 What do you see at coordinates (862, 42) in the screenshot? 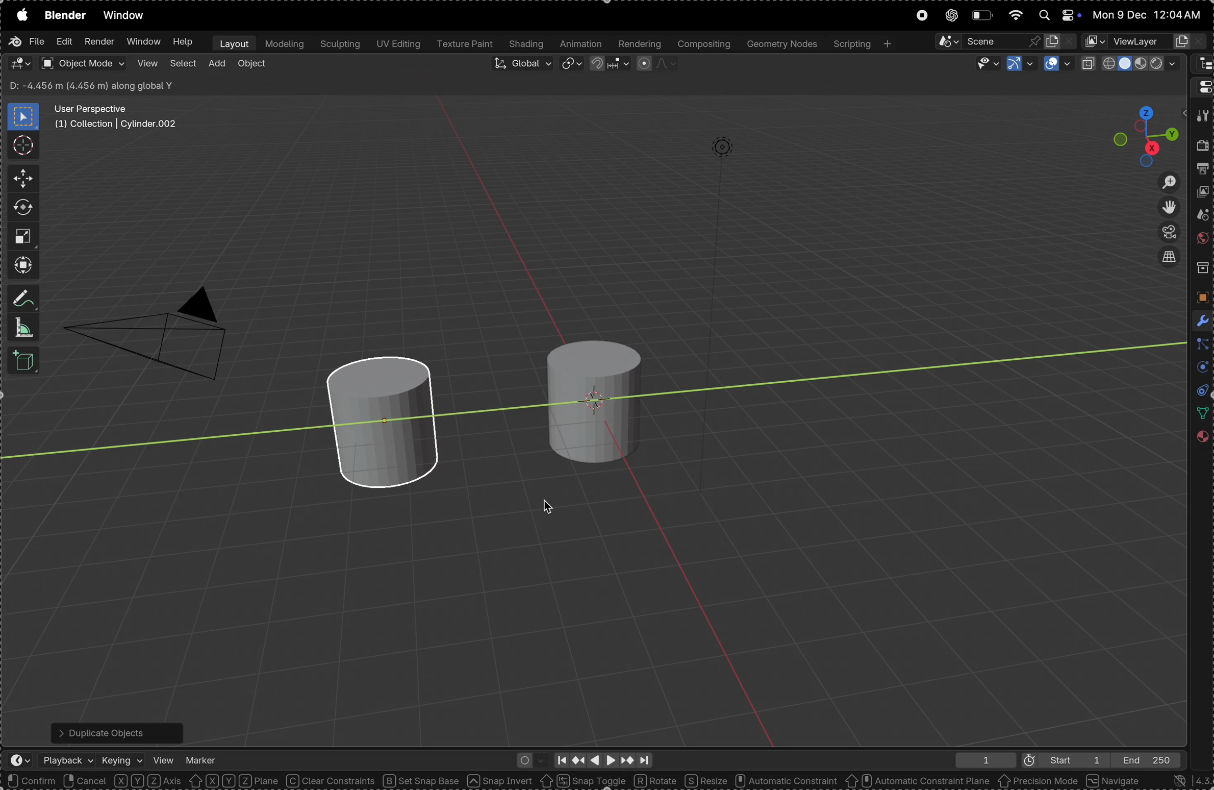
I see `scripting +` at bounding box center [862, 42].